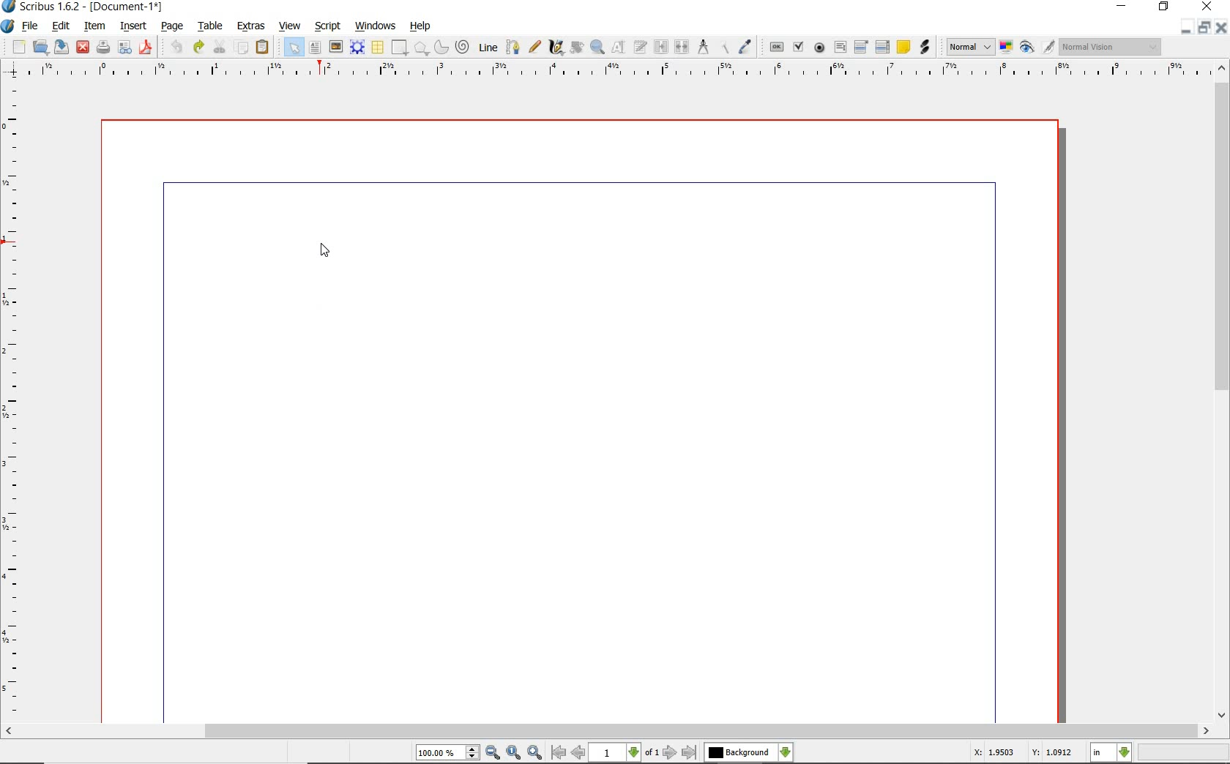 The image size is (1230, 764). What do you see at coordinates (398, 48) in the screenshot?
I see `shape` at bounding box center [398, 48].